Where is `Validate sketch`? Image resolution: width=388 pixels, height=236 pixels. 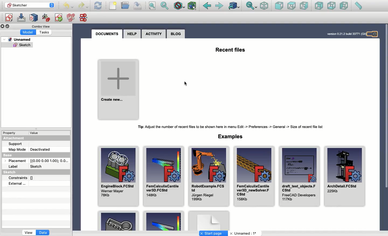
Validate sketch is located at coordinates (58, 17).